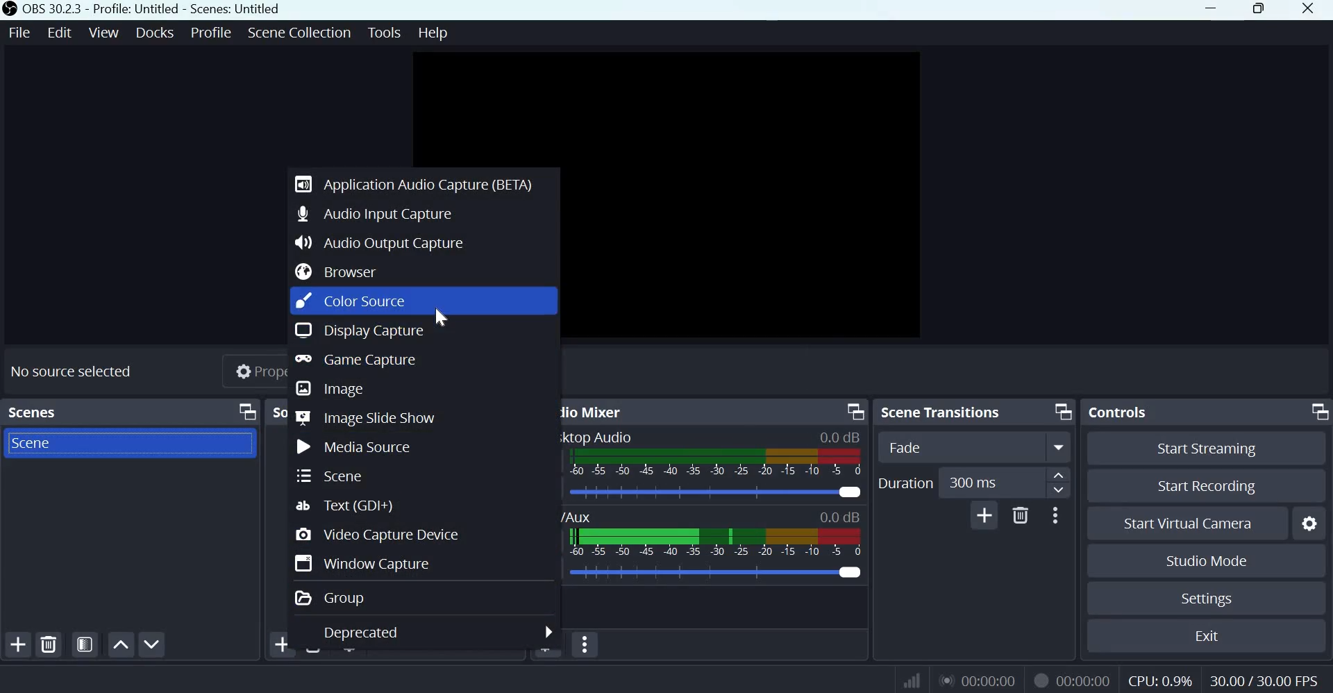  I want to click on OBS 30.2.3 - Profile: Untitled - Scenes: Untitled, so click(153, 10).